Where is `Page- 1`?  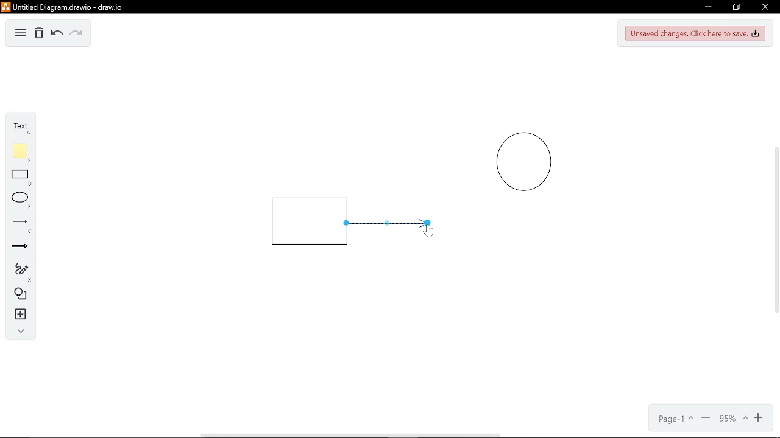
Page- 1 is located at coordinates (675, 420).